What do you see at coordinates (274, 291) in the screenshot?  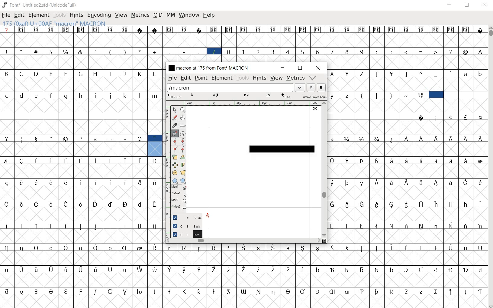 I see `Symbol` at bounding box center [274, 291].